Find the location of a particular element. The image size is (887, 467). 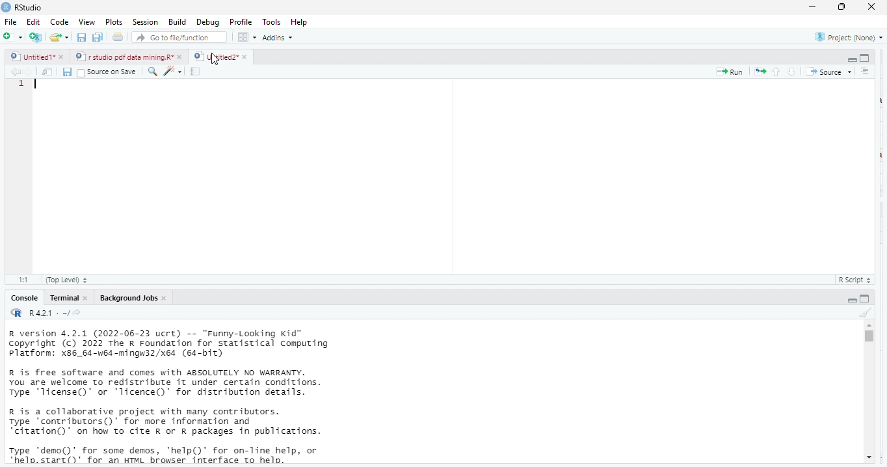

compile report is located at coordinates (197, 72).